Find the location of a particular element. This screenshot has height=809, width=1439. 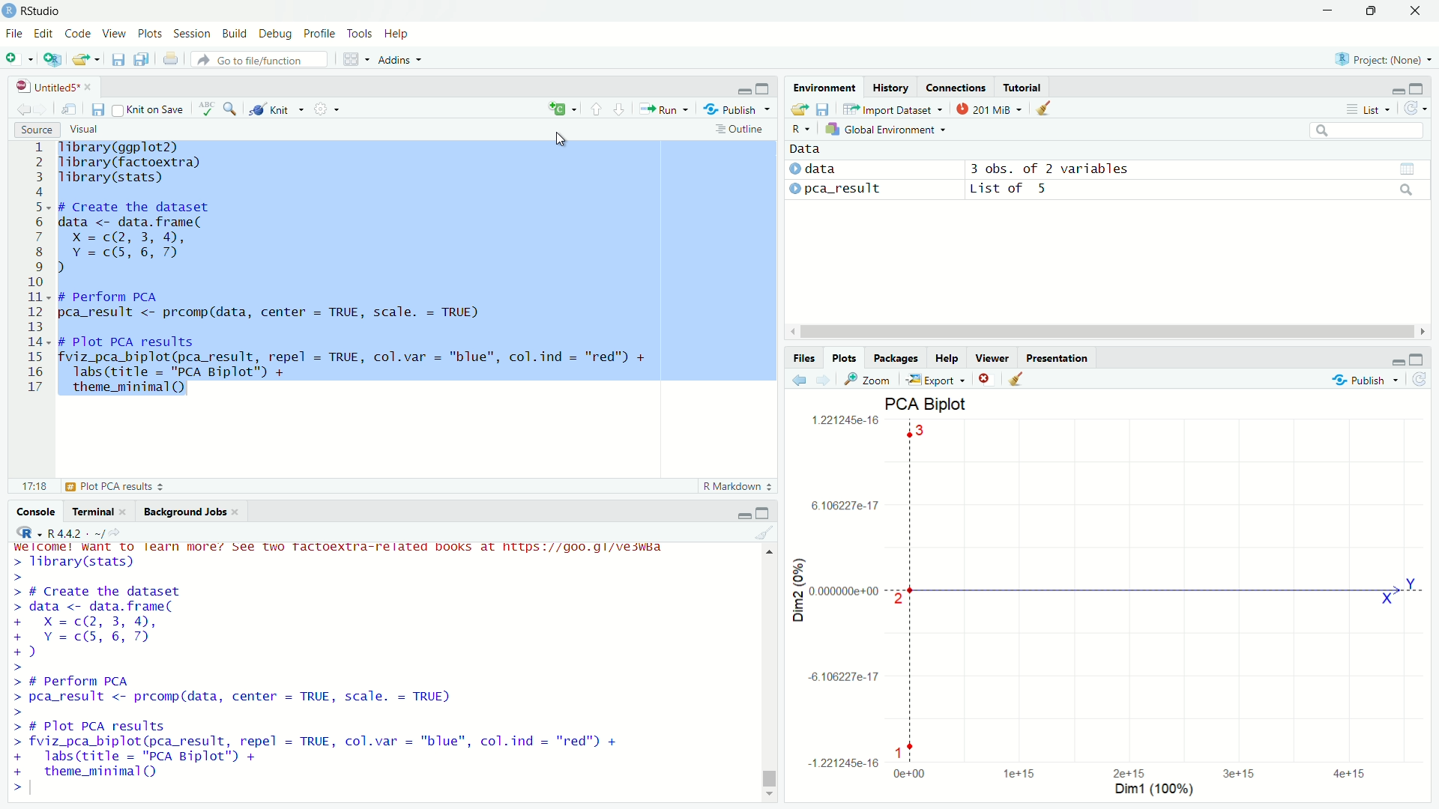

Create a project is located at coordinates (52, 59).